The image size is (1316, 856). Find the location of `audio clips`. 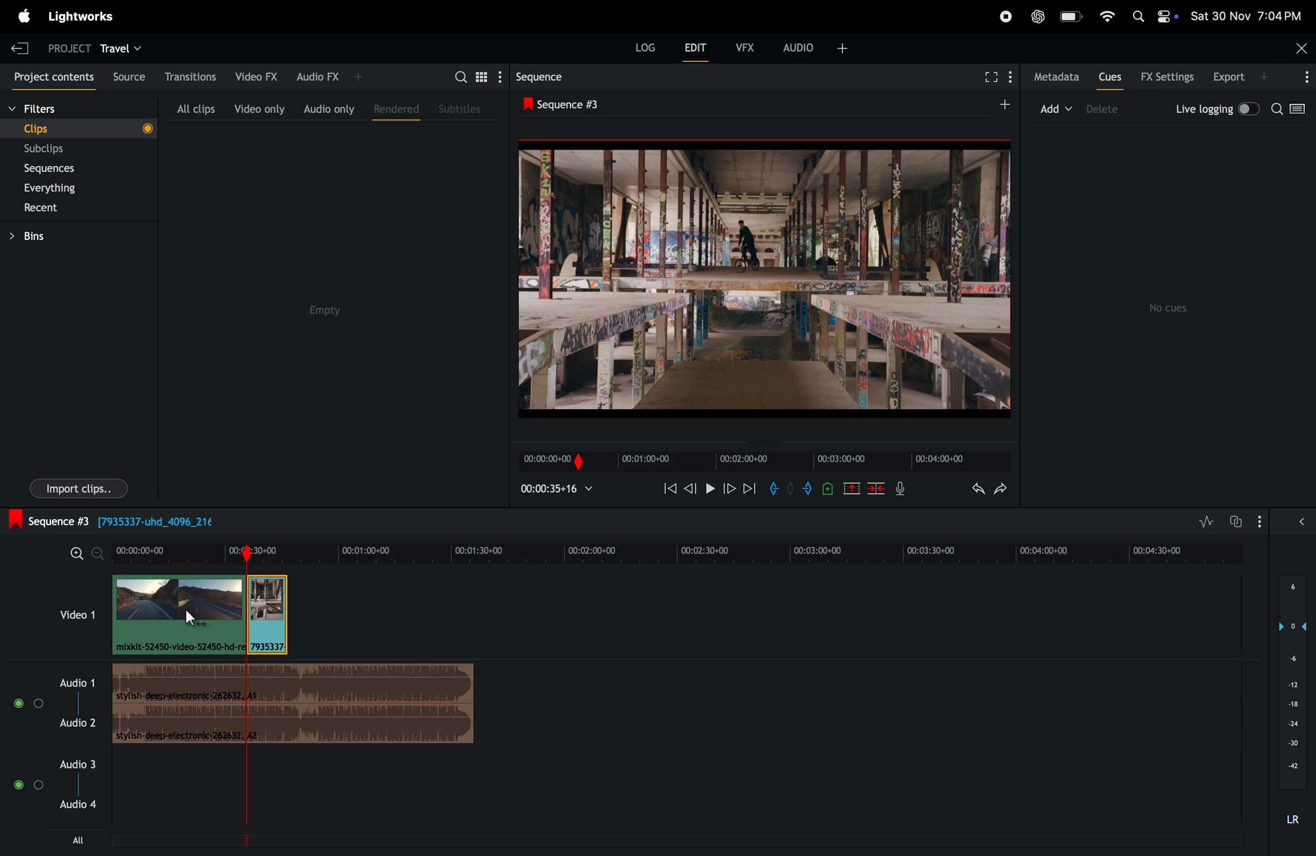

audio clips is located at coordinates (200, 619).